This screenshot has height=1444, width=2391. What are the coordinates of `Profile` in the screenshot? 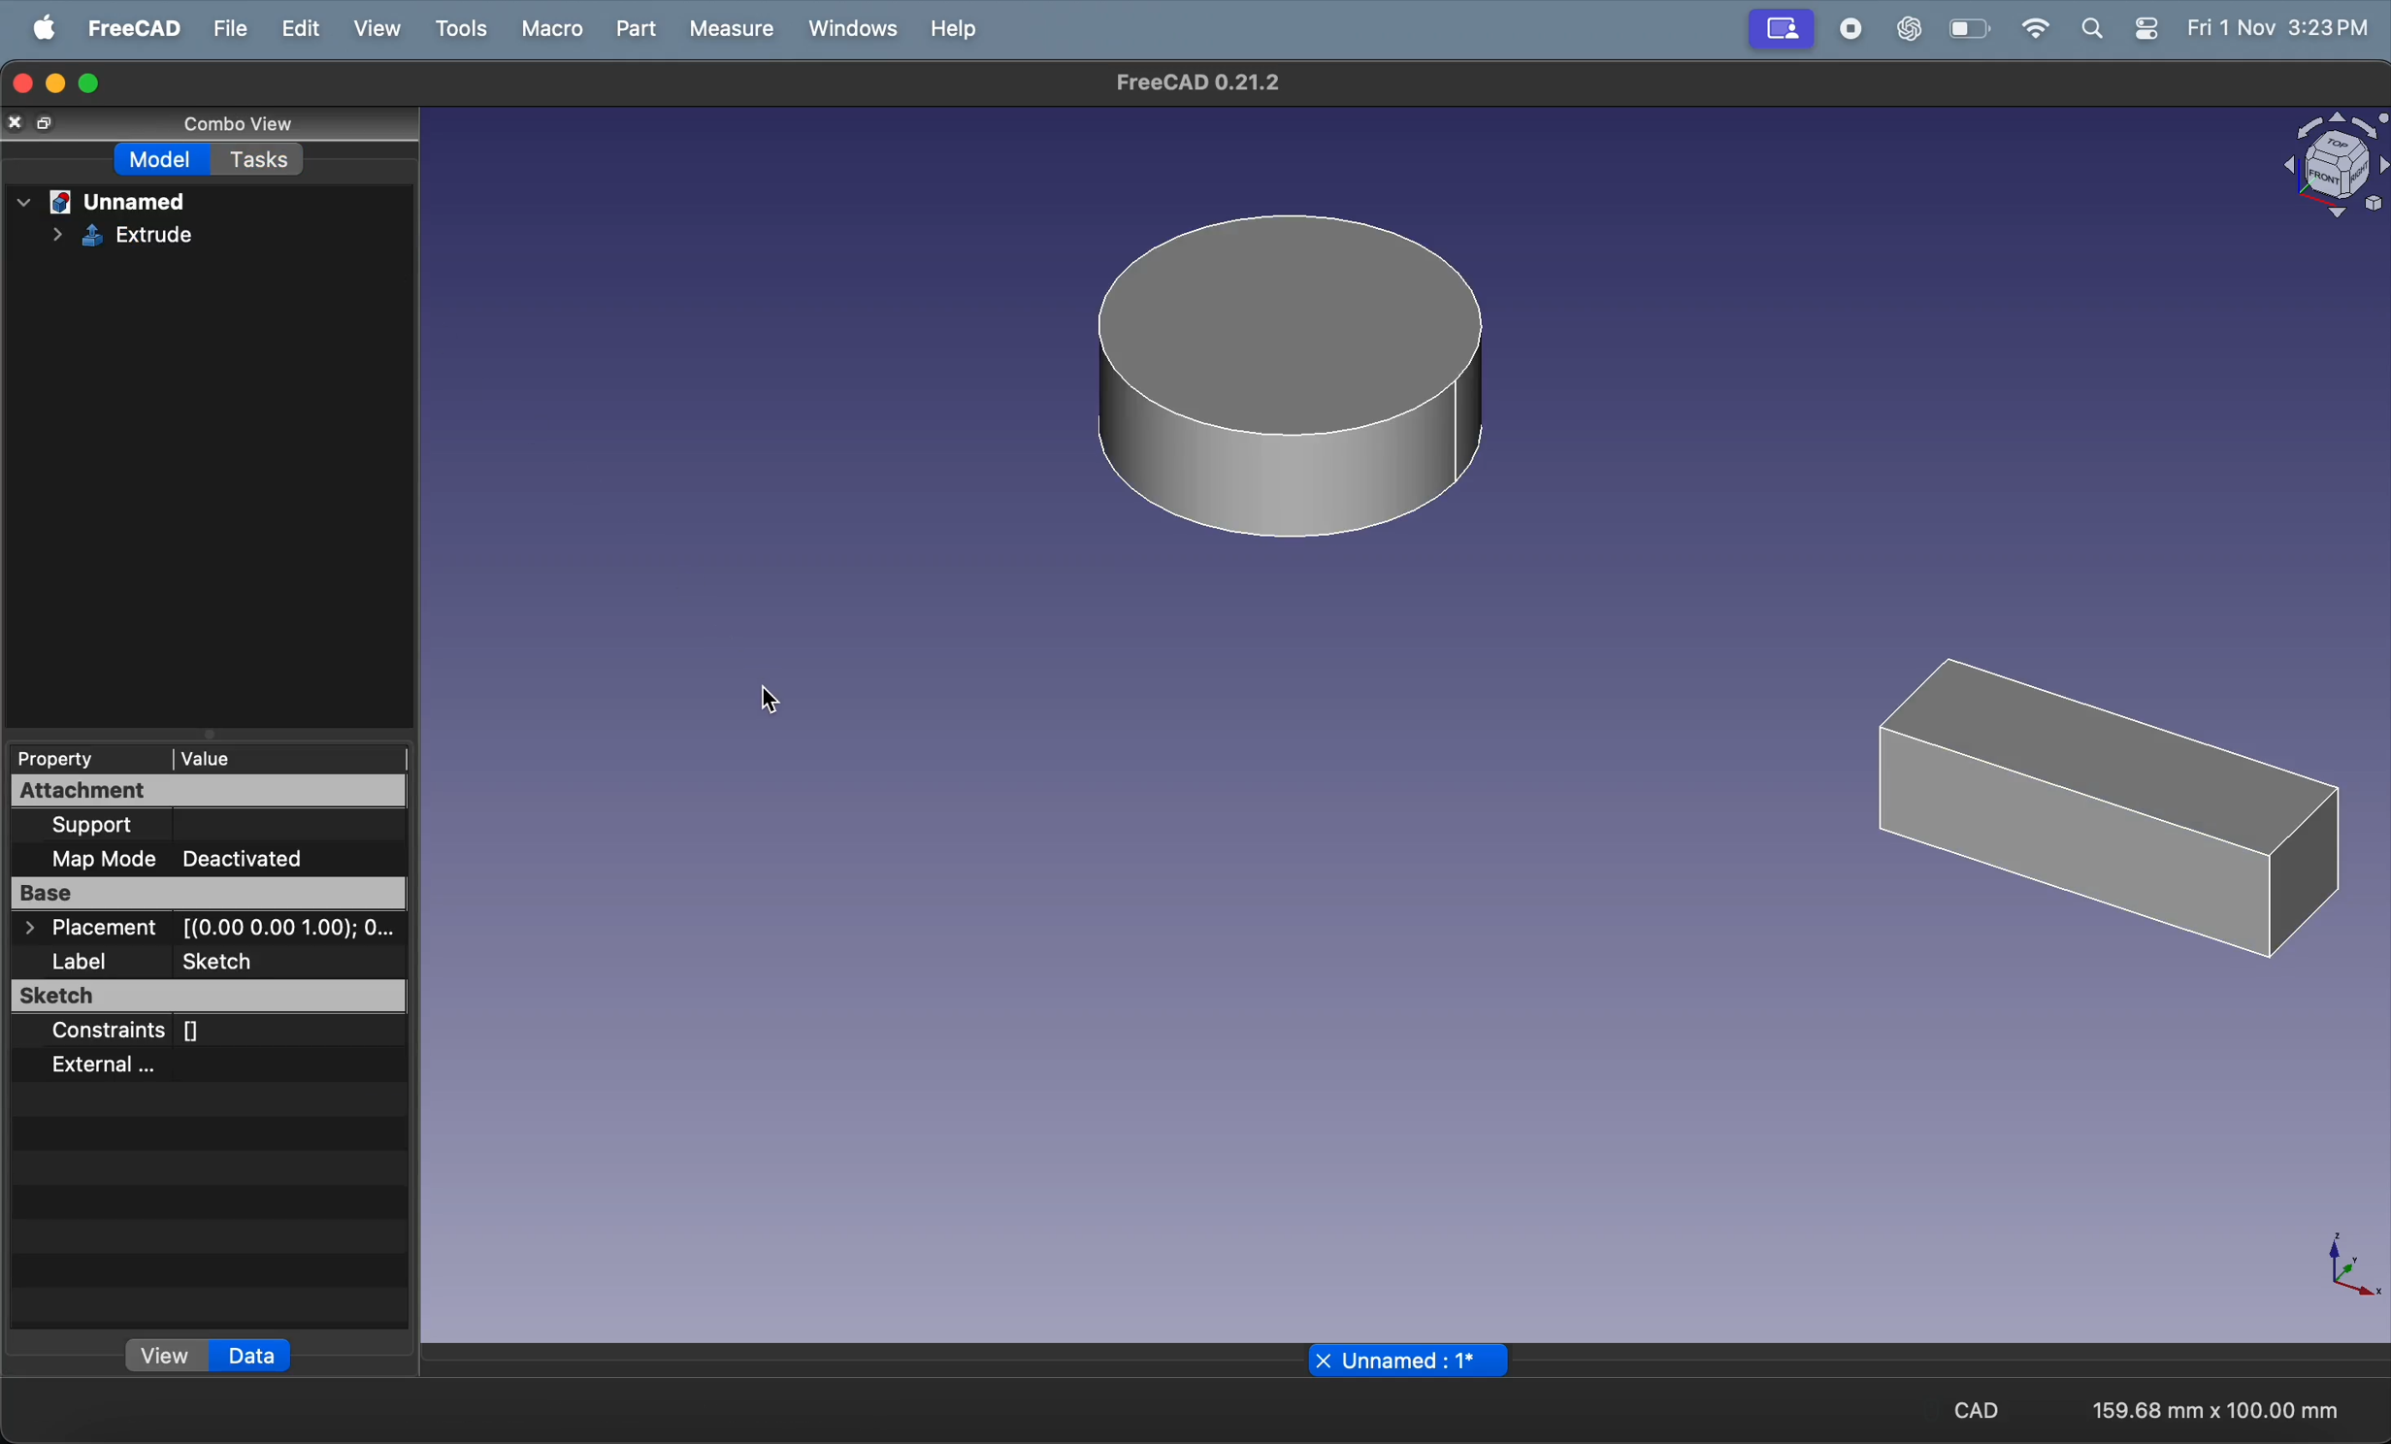 It's located at (1779, 28).